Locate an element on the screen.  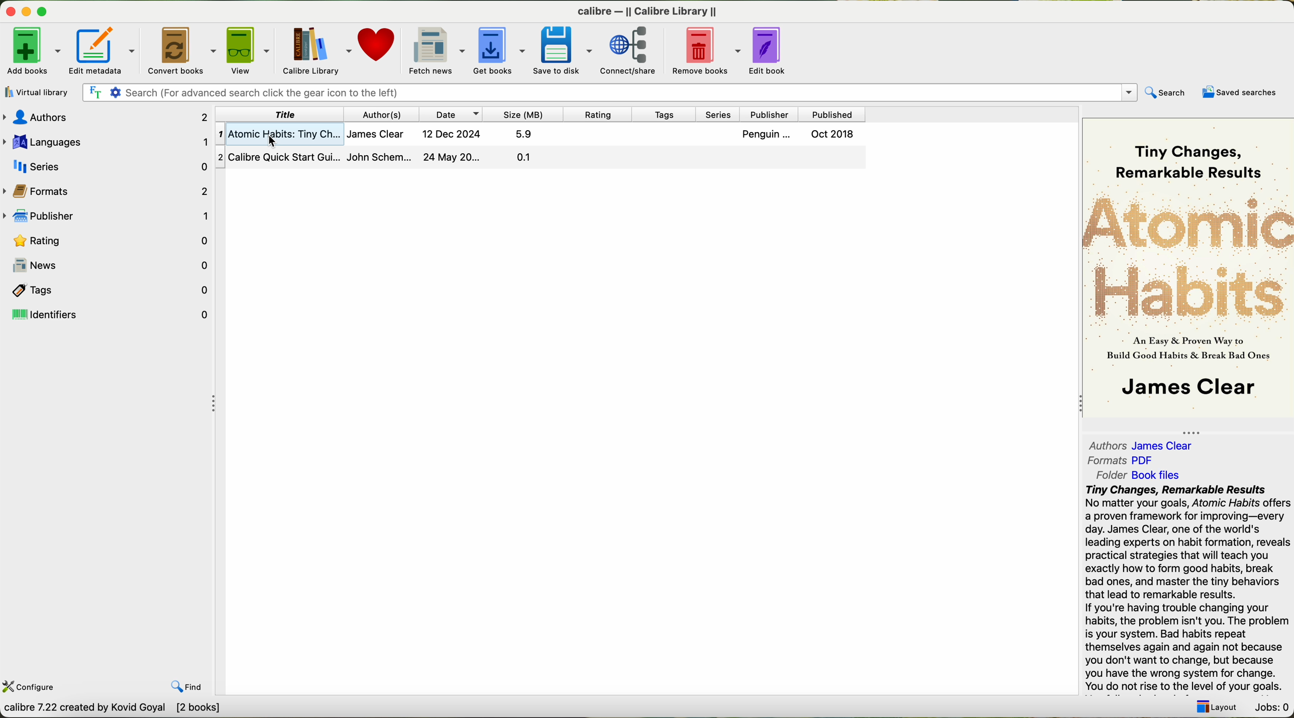
view is located at coordinates (250, 50).